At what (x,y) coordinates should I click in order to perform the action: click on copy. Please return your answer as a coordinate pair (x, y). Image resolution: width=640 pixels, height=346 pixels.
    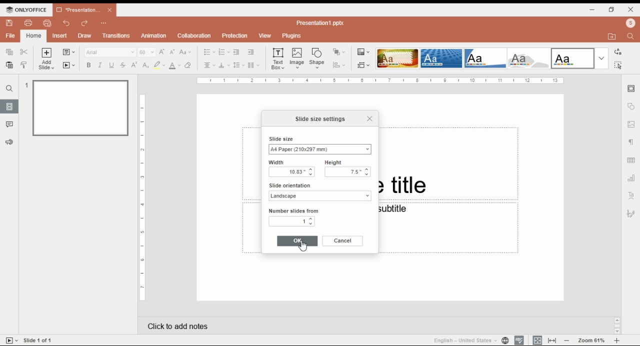
    Looking at the image, I should click on (8, 51).